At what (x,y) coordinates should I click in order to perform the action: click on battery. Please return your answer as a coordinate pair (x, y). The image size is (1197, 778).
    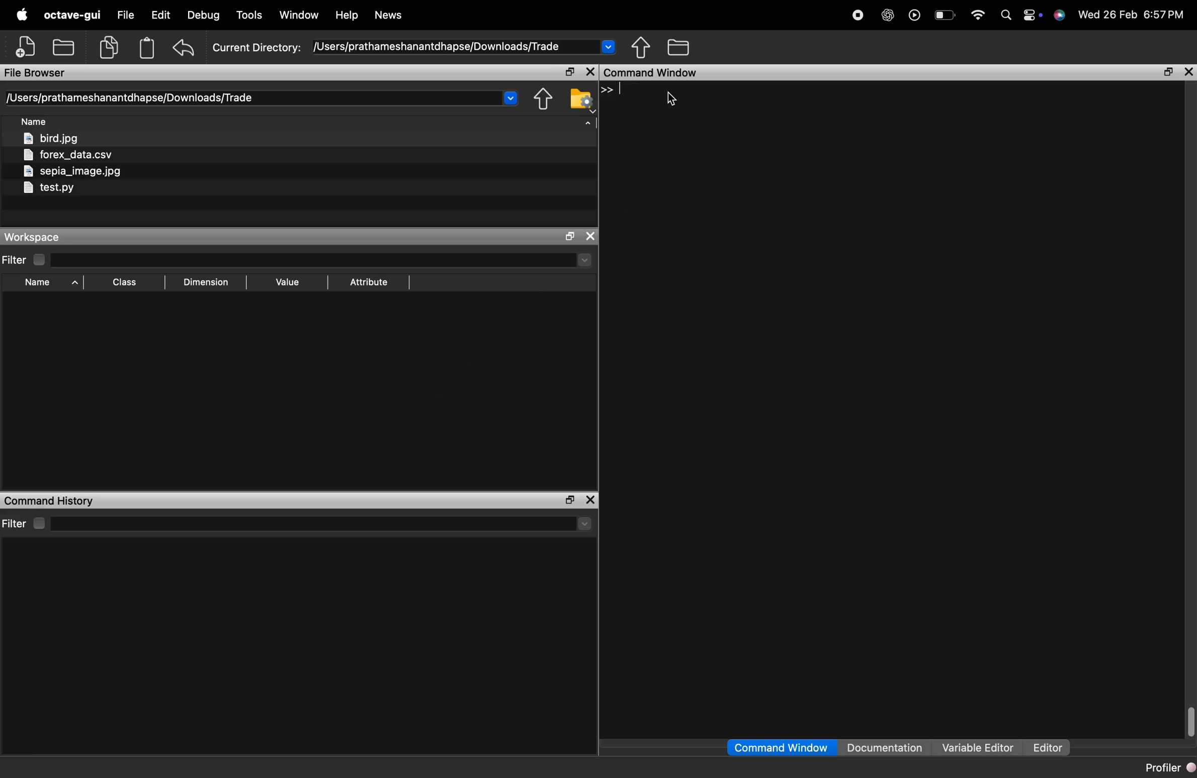
    Looking at the image, I should click on (948, 16).